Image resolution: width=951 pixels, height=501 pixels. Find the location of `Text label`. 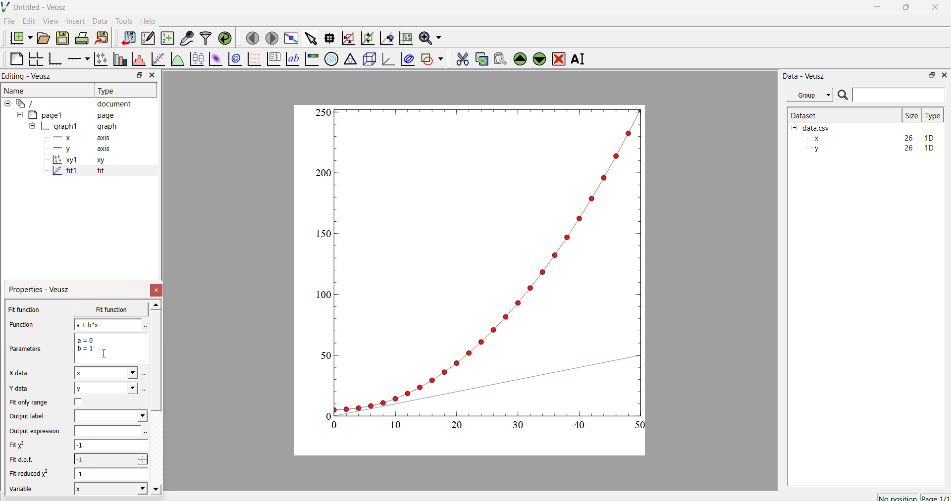

Text label is located at coordinates (292, 59).